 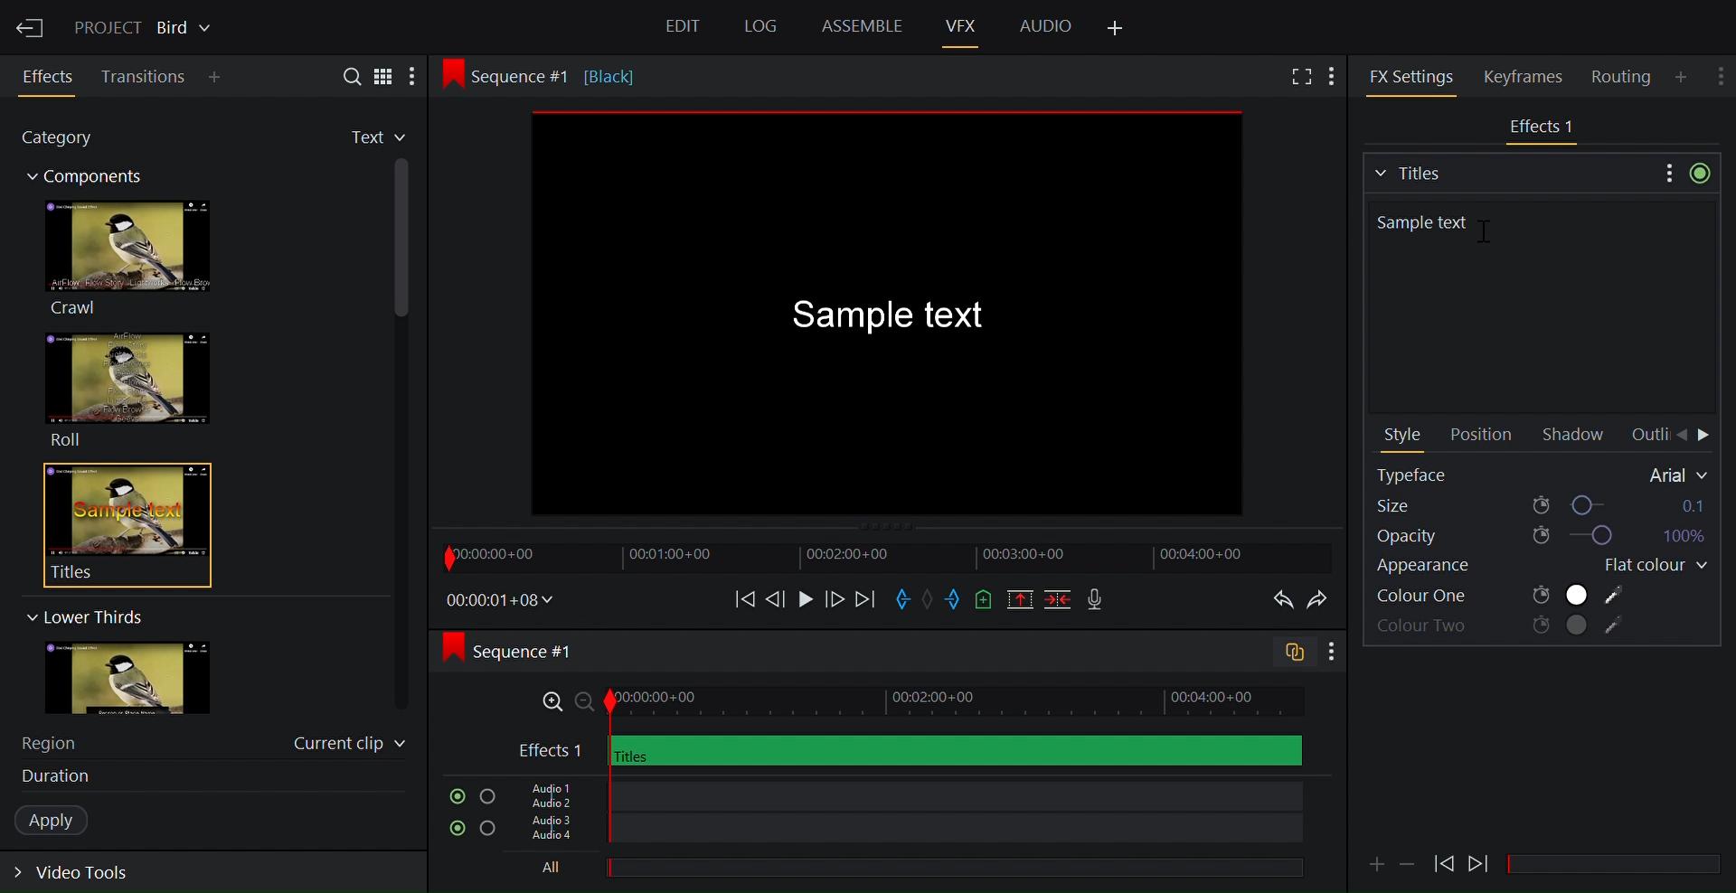 What do you see at coordinates (862, 26) in the screenshot?
I see `Assemble` at bounding box center [862, 26].